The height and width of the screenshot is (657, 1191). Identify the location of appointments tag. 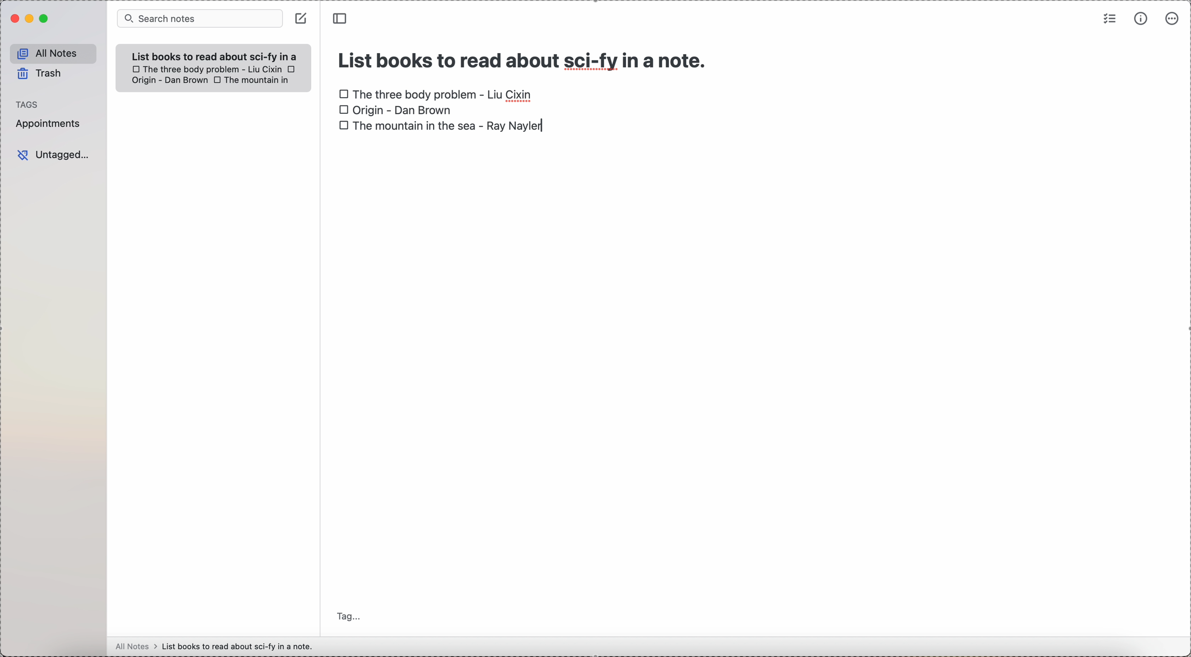
(49, 124).